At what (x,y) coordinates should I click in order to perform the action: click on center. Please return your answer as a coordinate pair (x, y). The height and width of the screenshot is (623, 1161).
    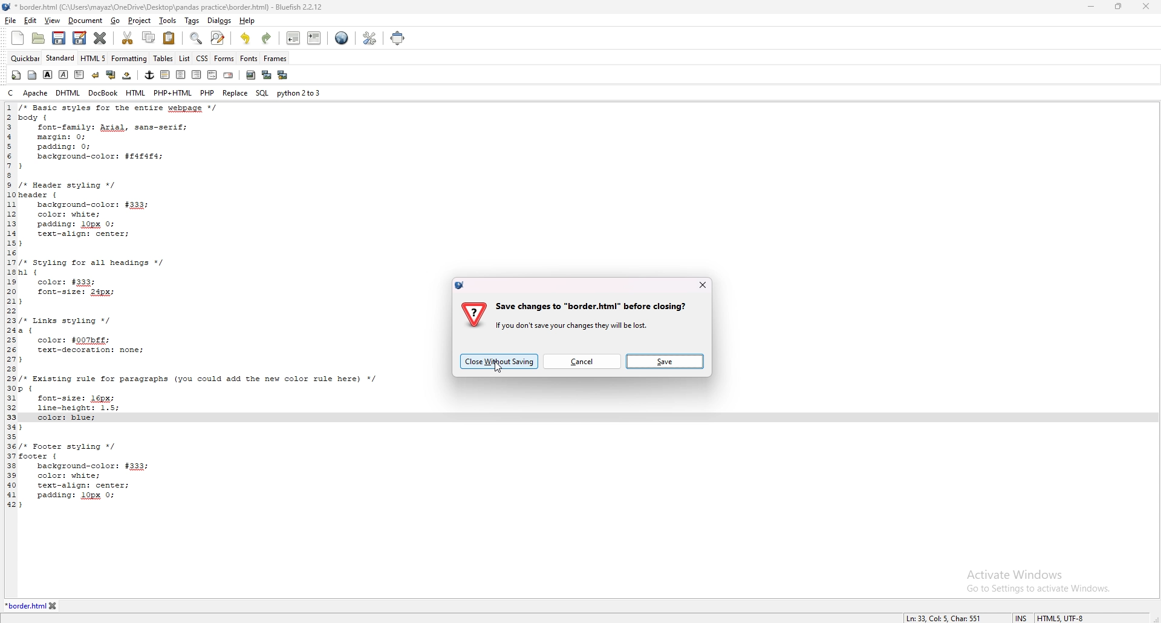
    Looking at the image, I should click on (182, 75).